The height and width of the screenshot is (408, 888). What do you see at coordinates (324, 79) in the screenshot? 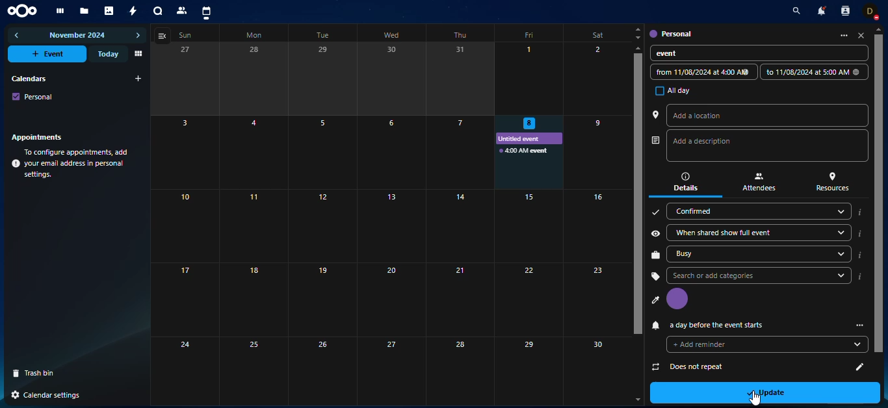
I see `29` at bounding box center [324, 79].